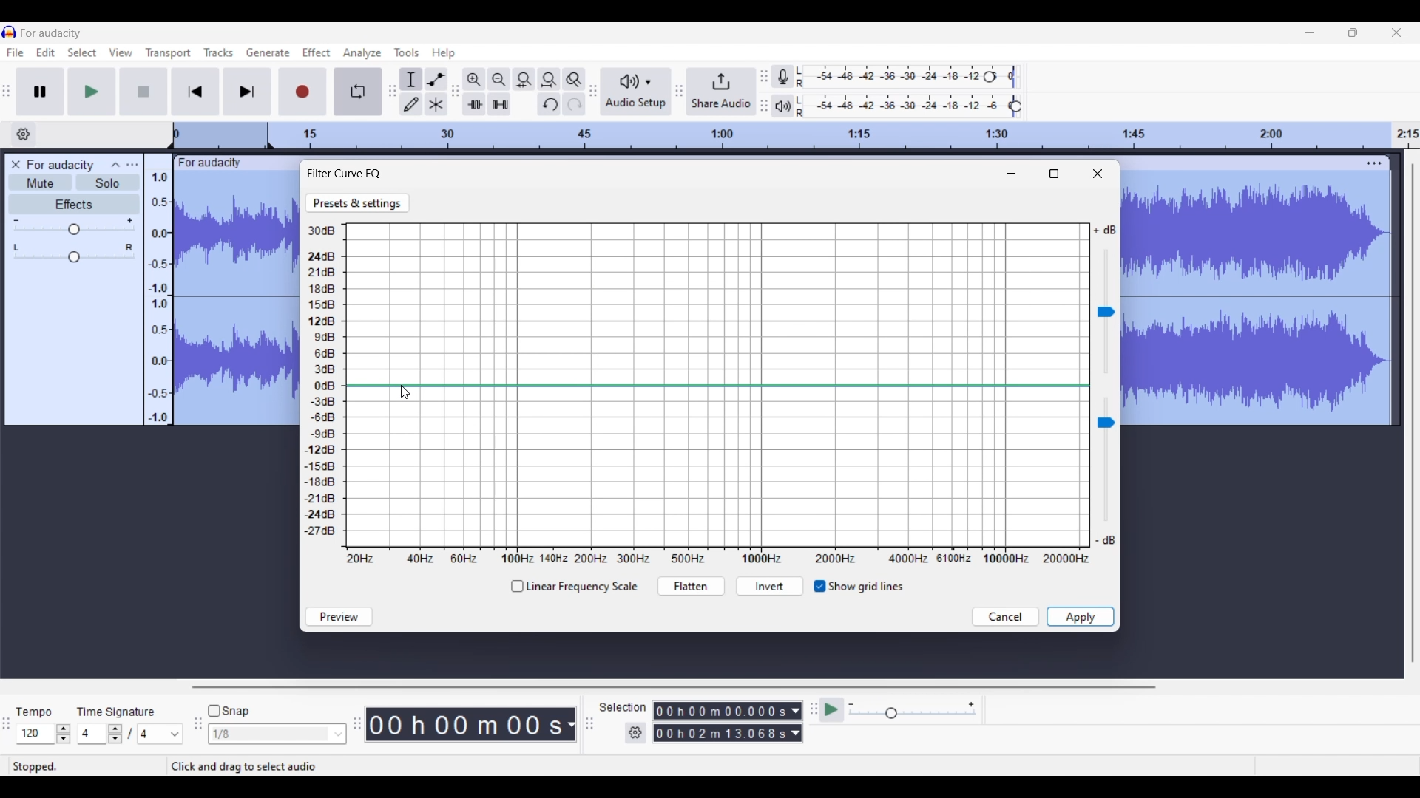 This screenshot has width=1420, height=798. Describe the element at coordinates (160, 734) in the screenshot. I see `Max. time signature options` at that location.